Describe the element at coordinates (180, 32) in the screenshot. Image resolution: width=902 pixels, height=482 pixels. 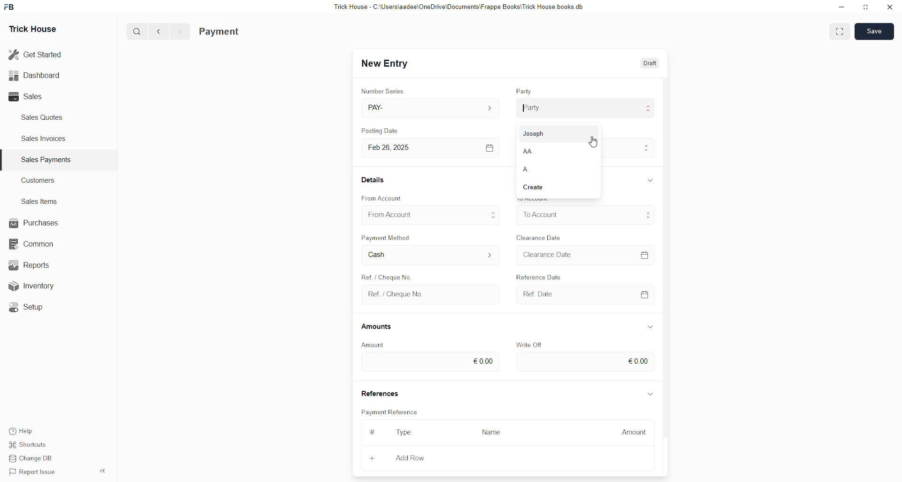
I see `Forward` at that location.